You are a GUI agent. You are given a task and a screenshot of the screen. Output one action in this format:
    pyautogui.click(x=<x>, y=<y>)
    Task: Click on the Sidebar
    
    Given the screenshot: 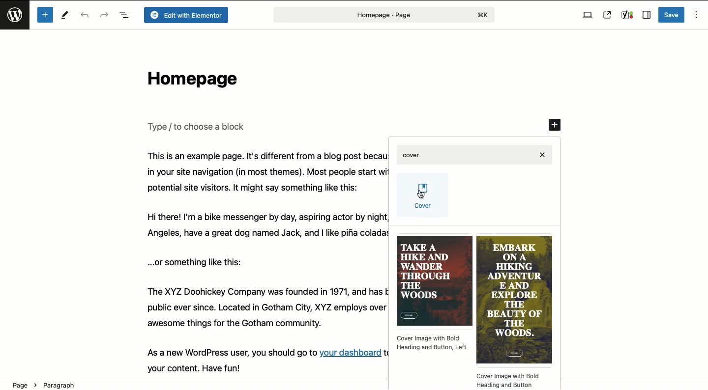 What is the action you would take?
    pyautogui.click(x=646, y=15)
    